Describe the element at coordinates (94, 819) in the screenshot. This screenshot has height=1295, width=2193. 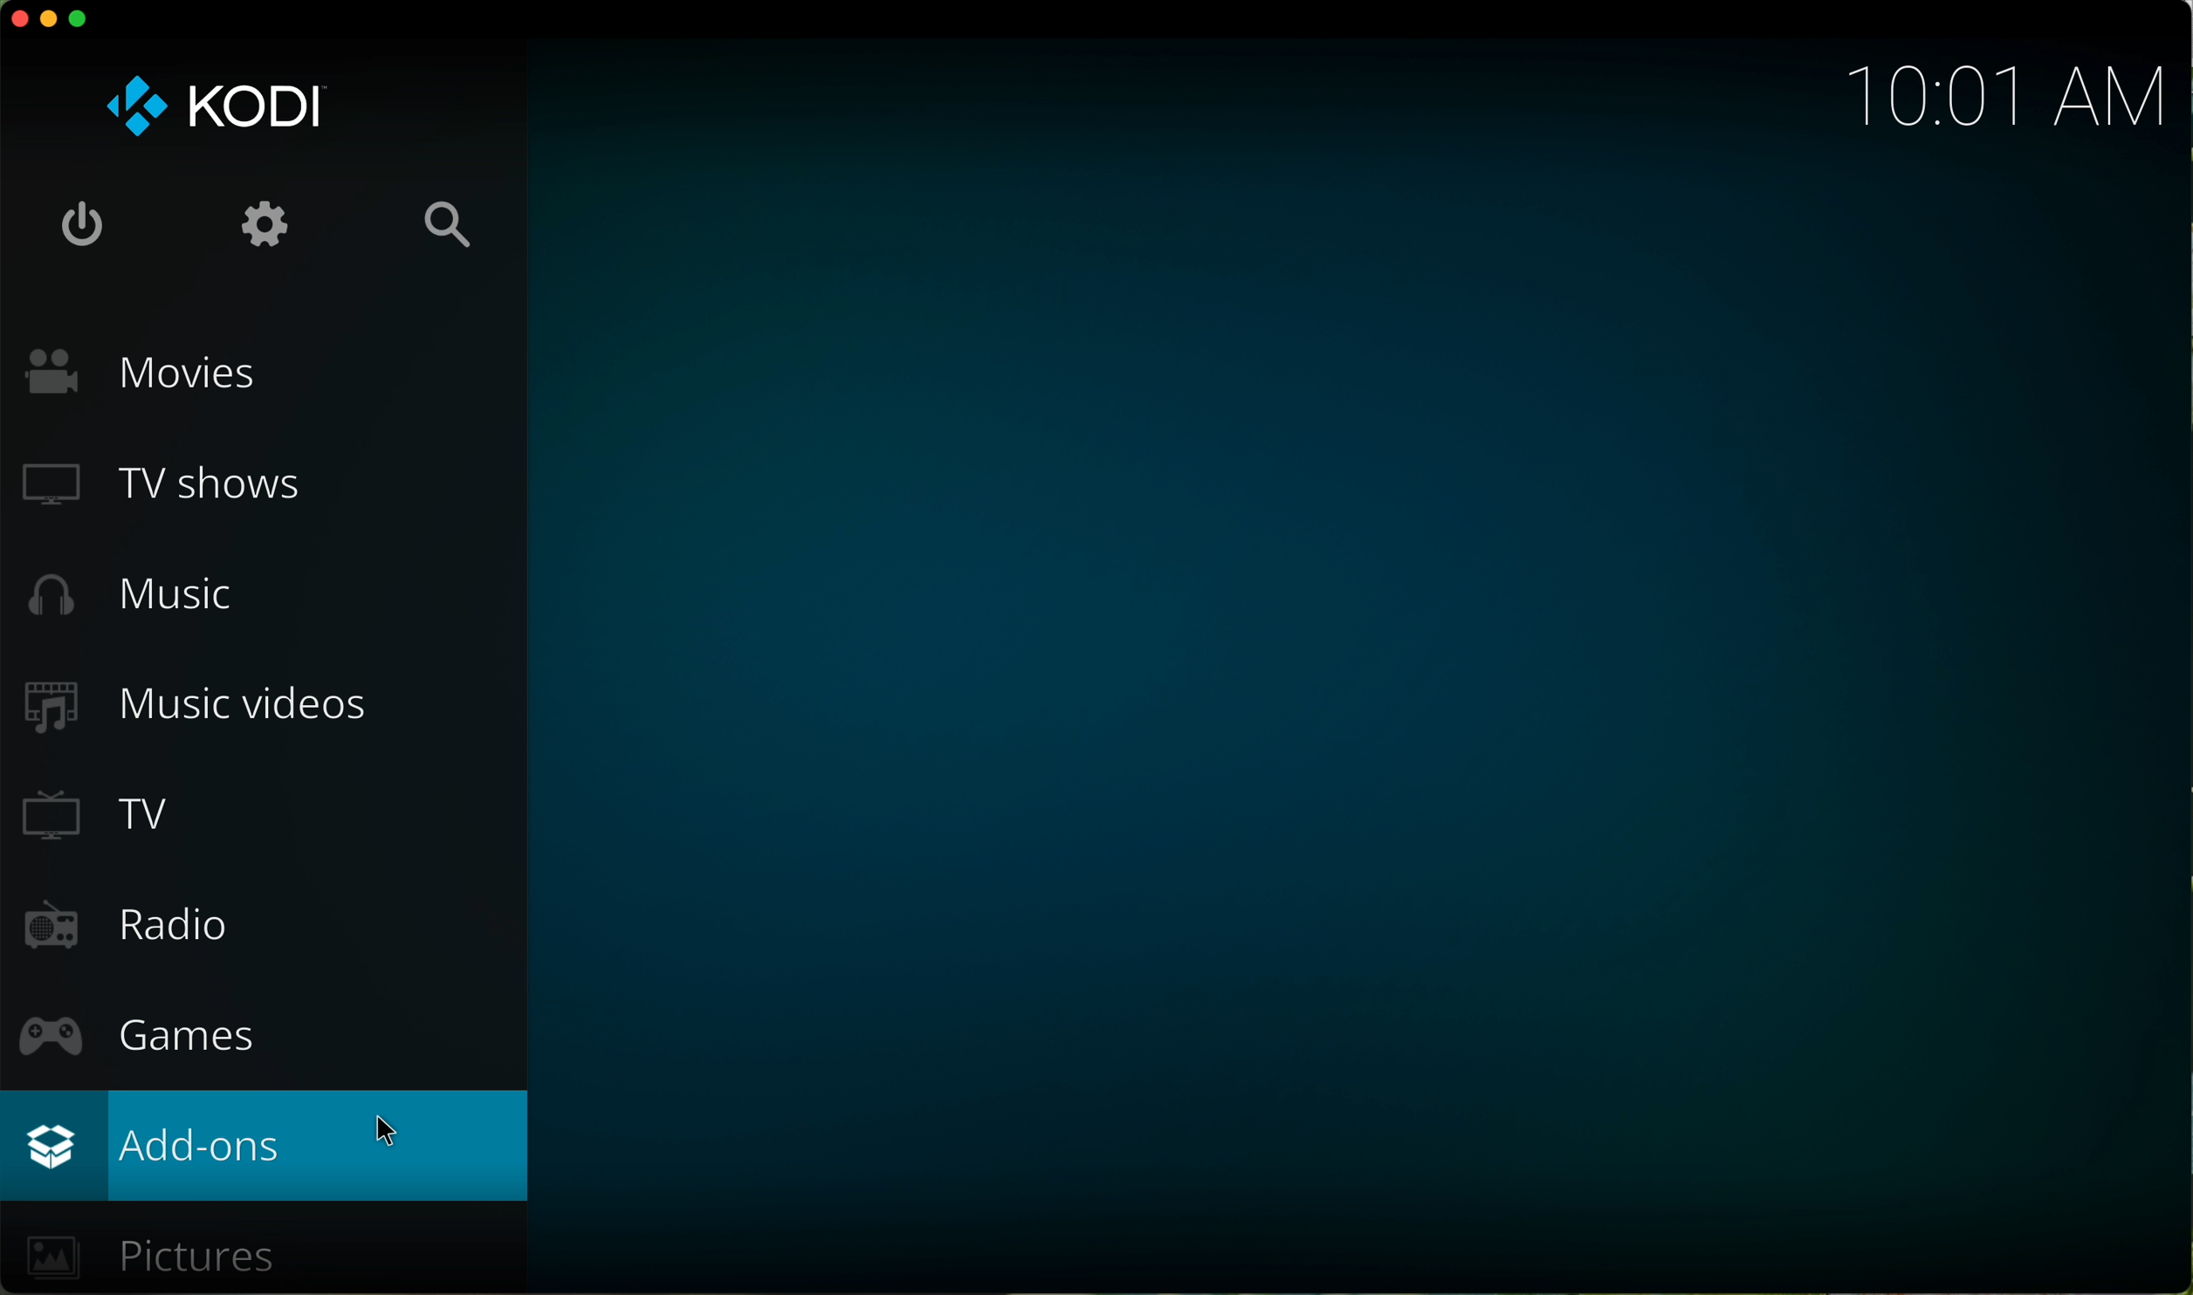
I see `TV` at that location.